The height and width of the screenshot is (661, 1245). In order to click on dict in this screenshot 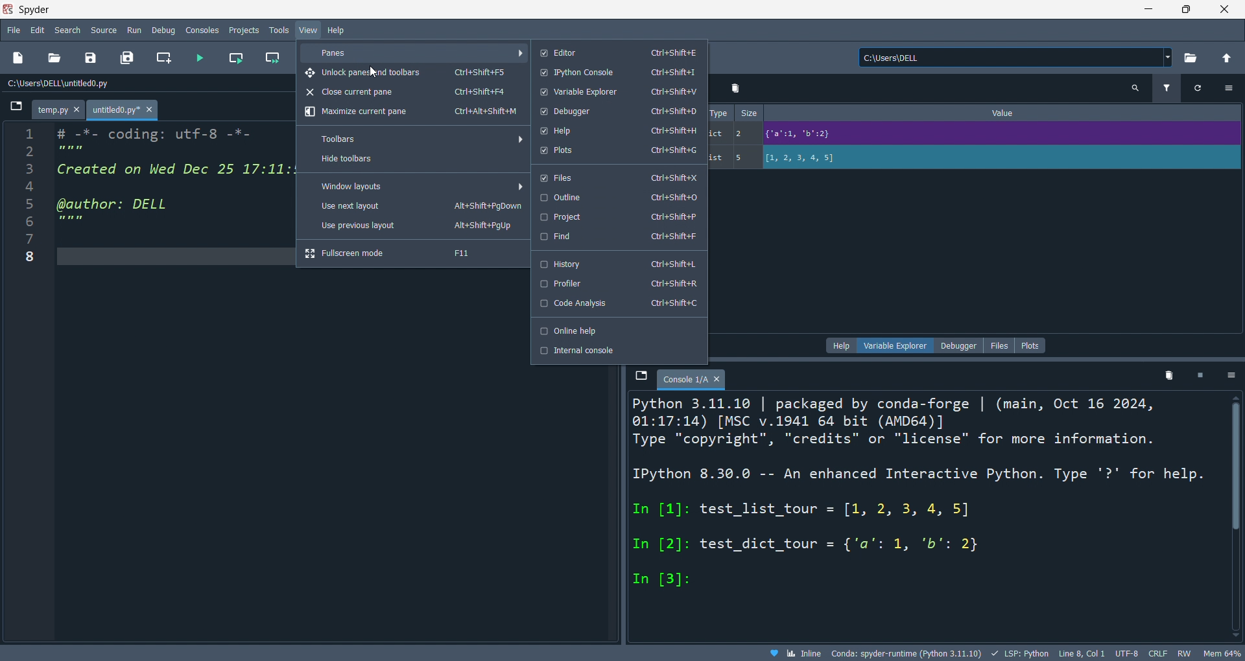, I will do `click(718, 135)`.